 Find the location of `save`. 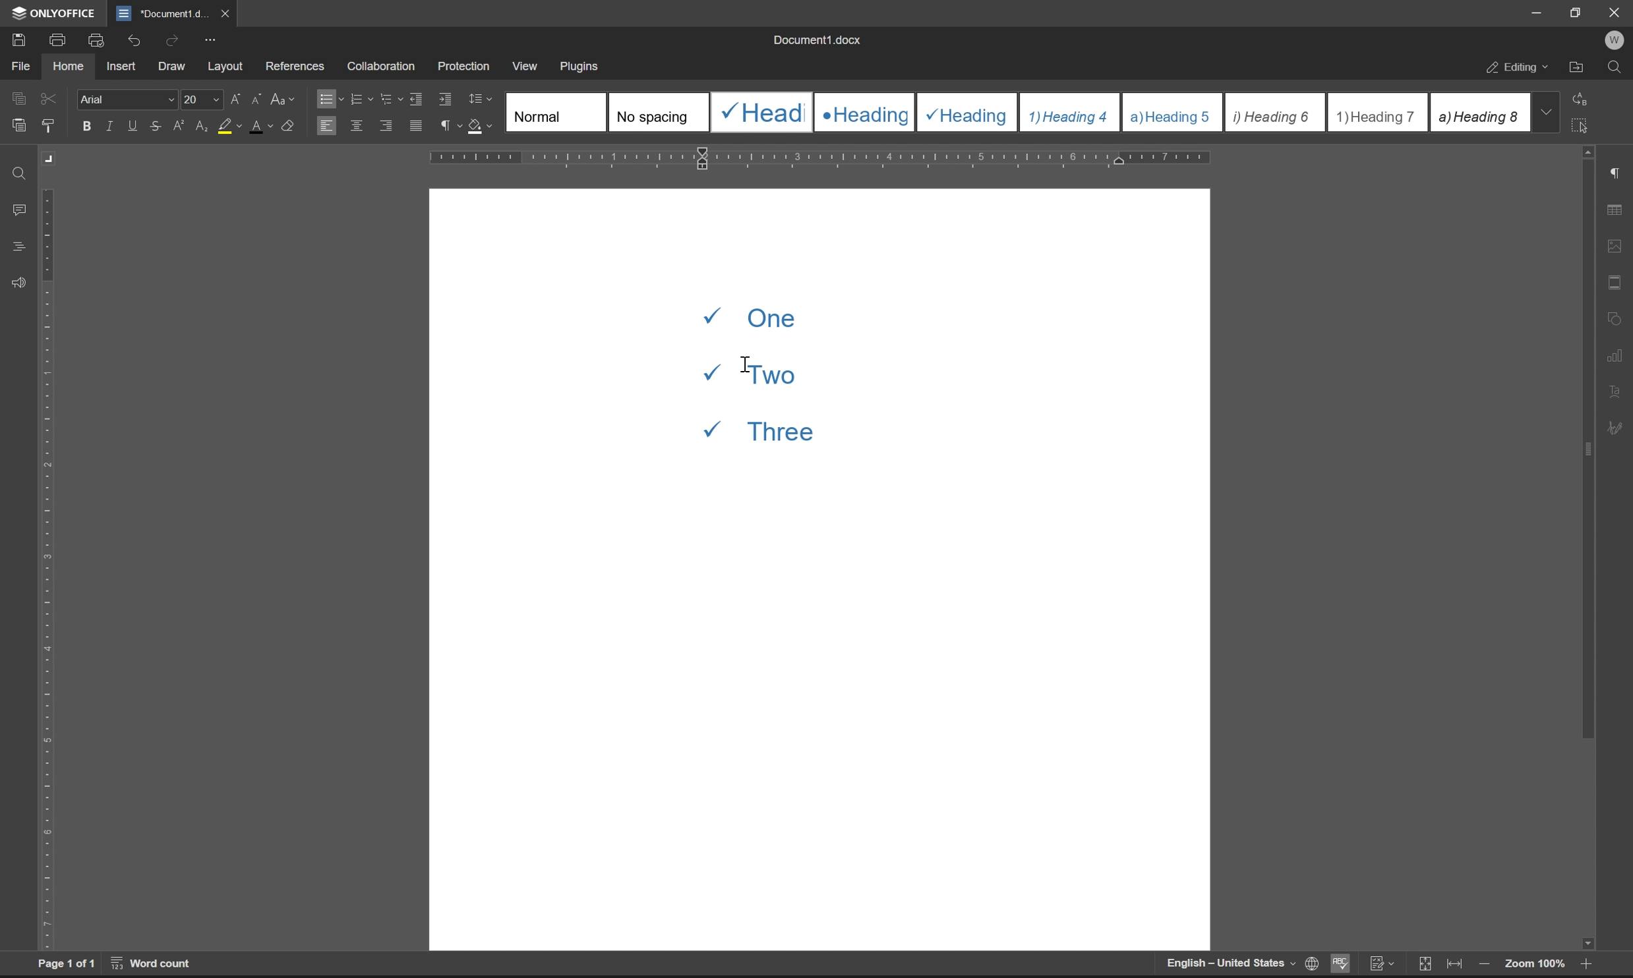

save is located at coordinates (15, 39).